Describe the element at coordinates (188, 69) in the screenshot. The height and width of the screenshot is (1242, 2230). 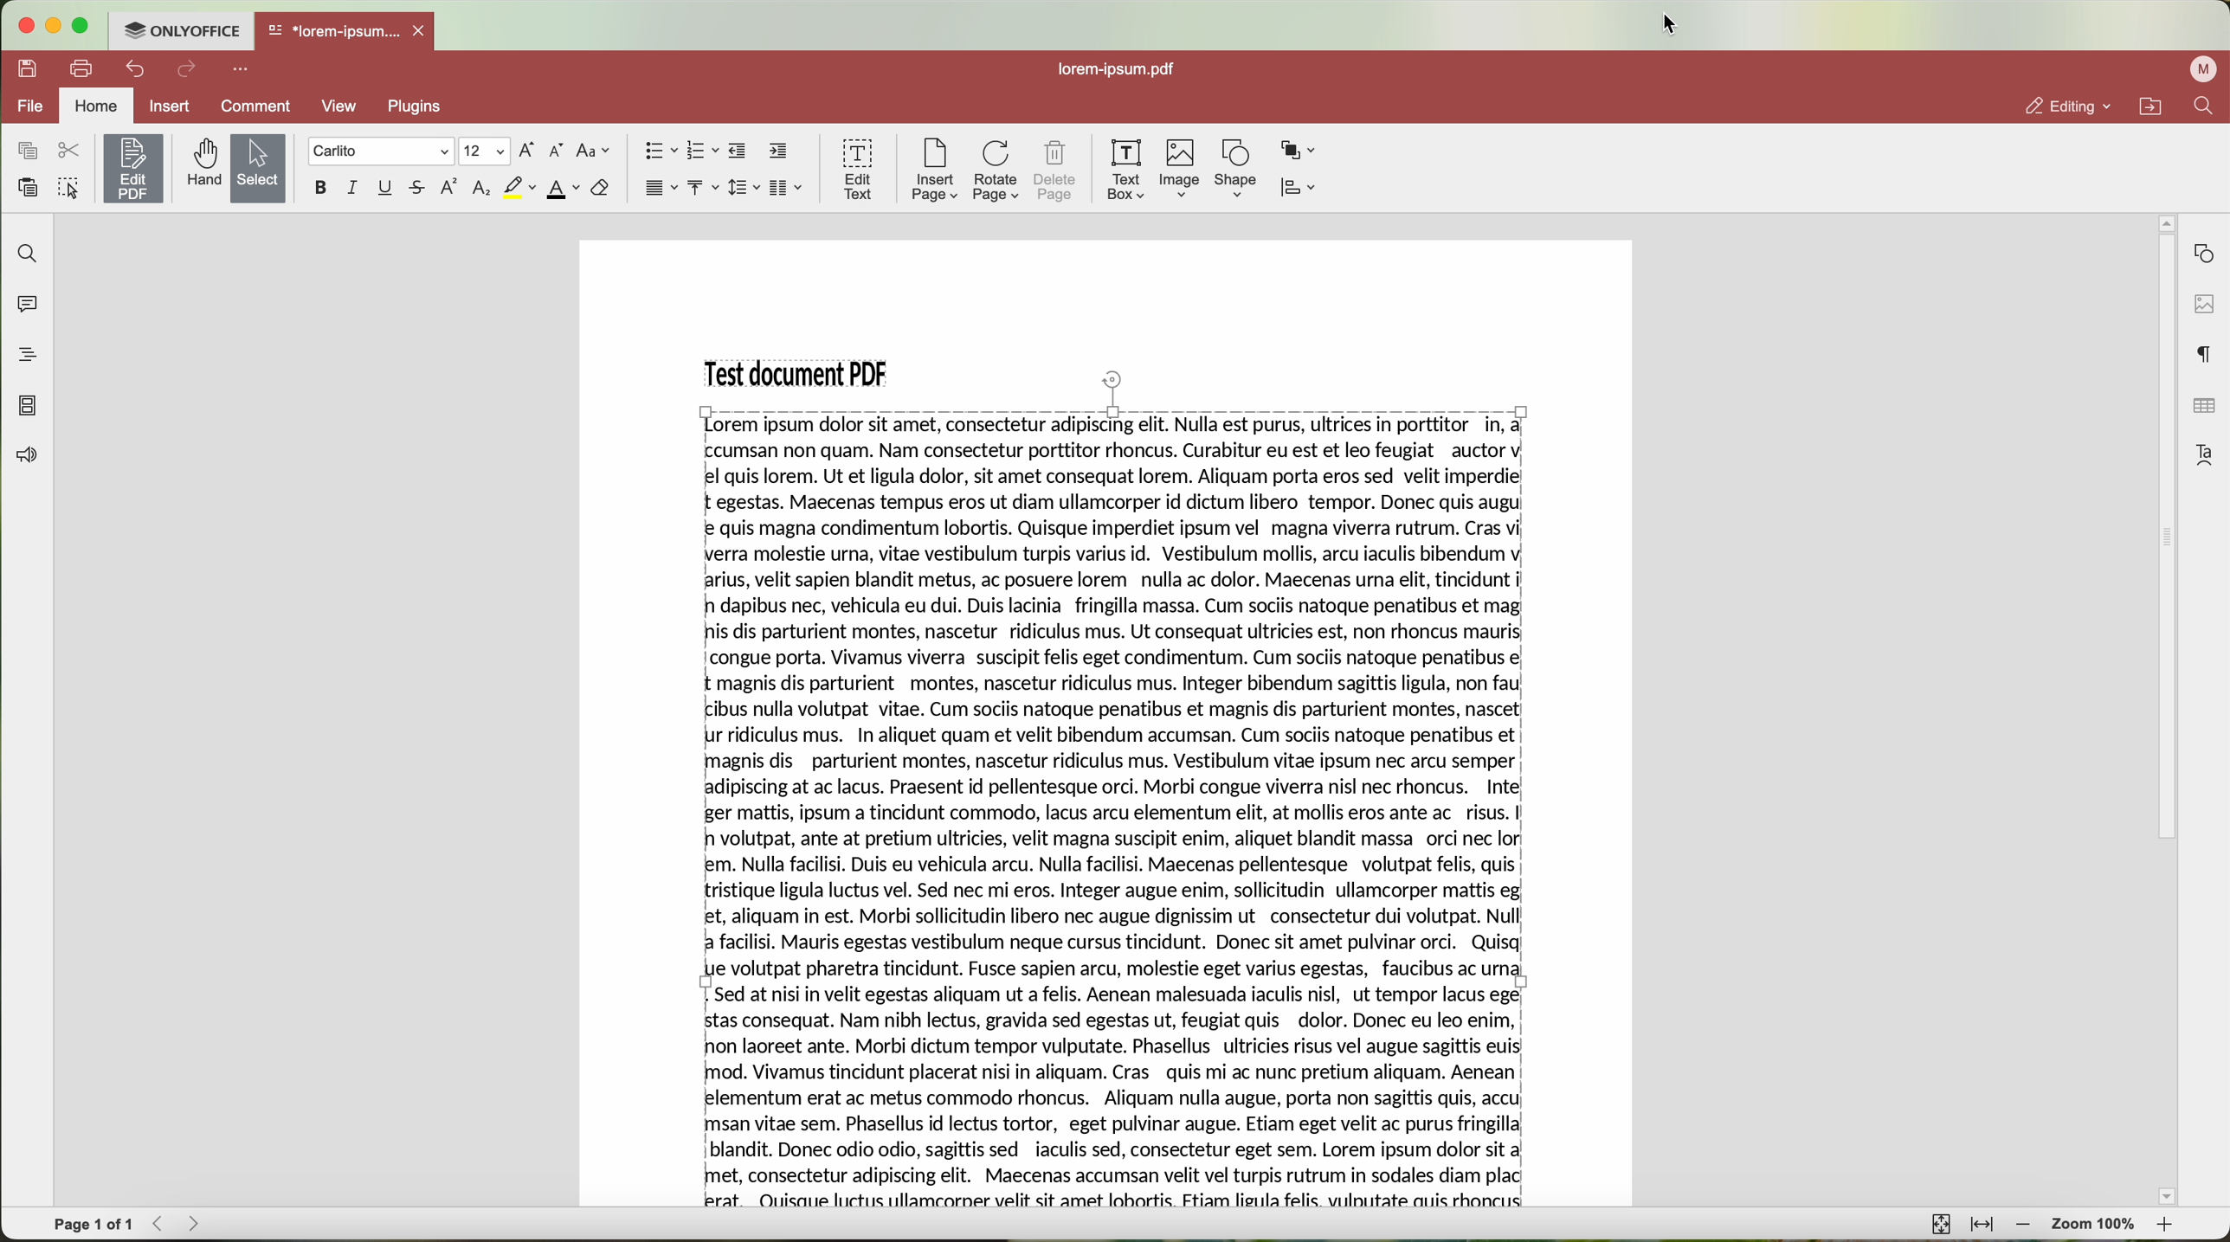
I see `redo` at that location.